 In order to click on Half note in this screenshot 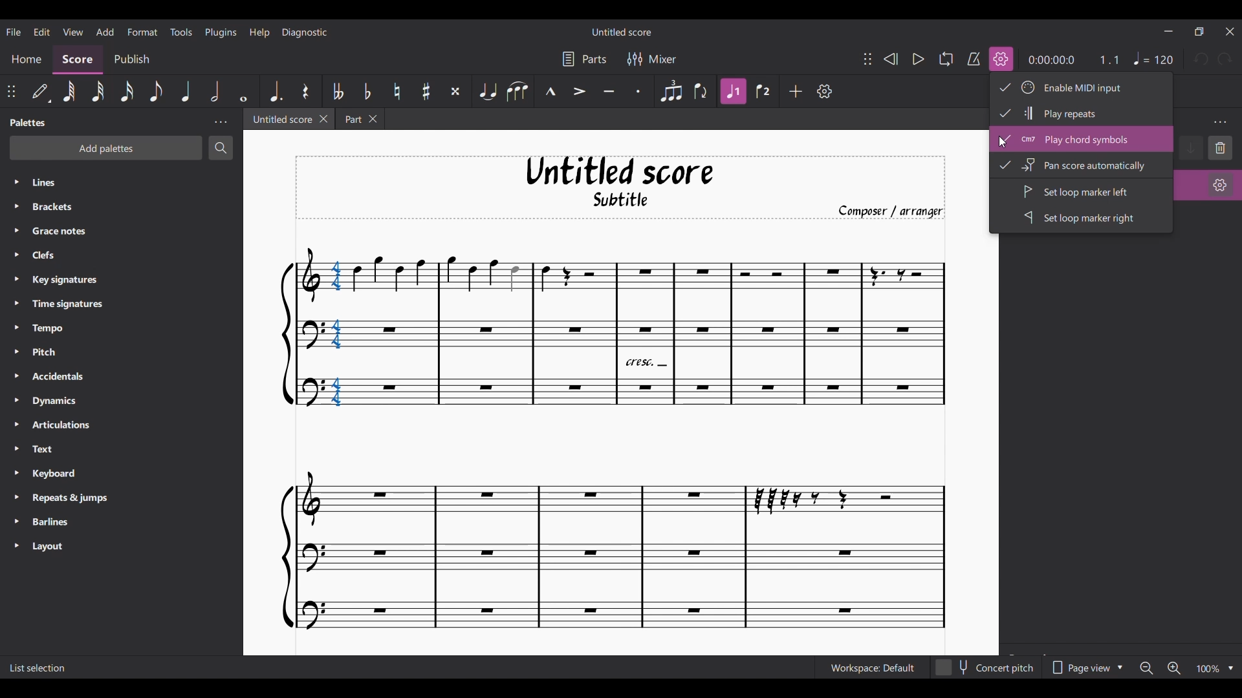, I will do `click(215, 91)`.